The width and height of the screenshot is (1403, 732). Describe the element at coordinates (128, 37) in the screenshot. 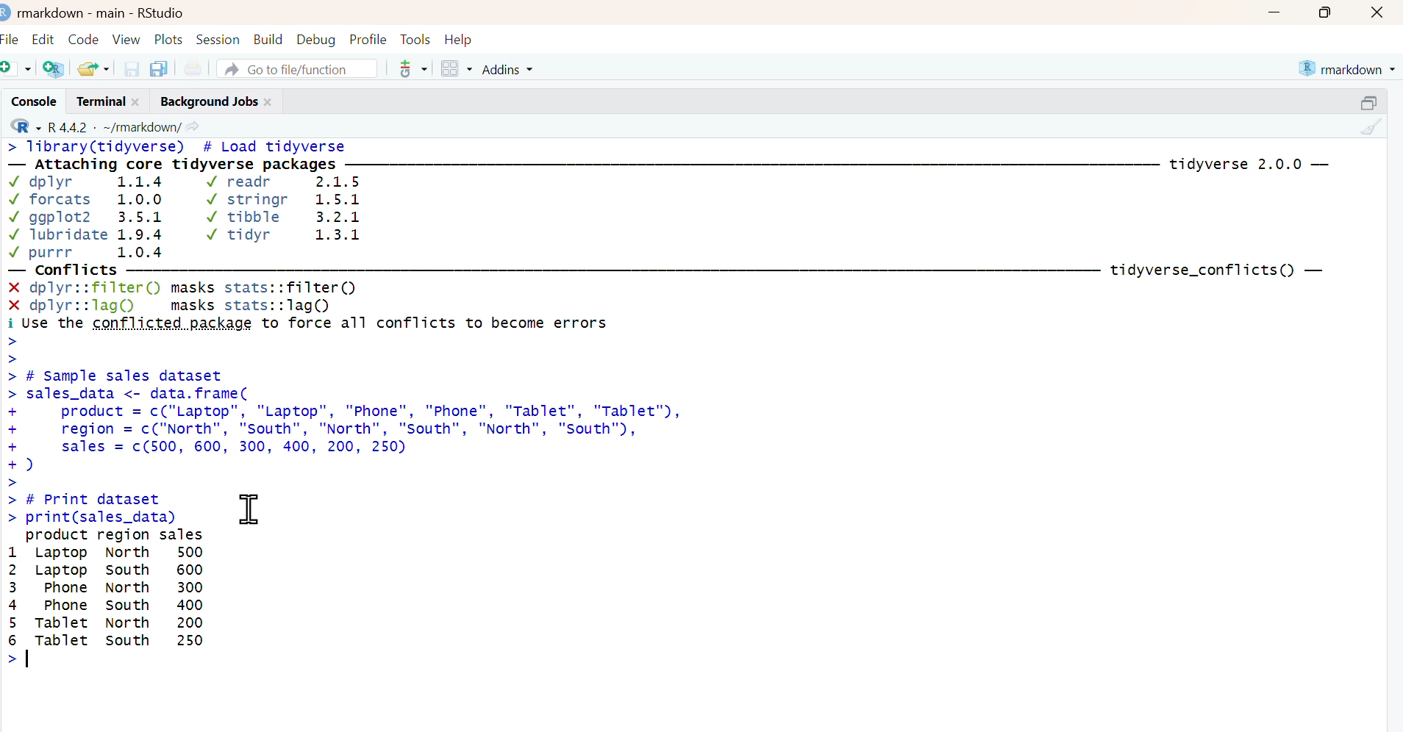

I see `View` at that location.